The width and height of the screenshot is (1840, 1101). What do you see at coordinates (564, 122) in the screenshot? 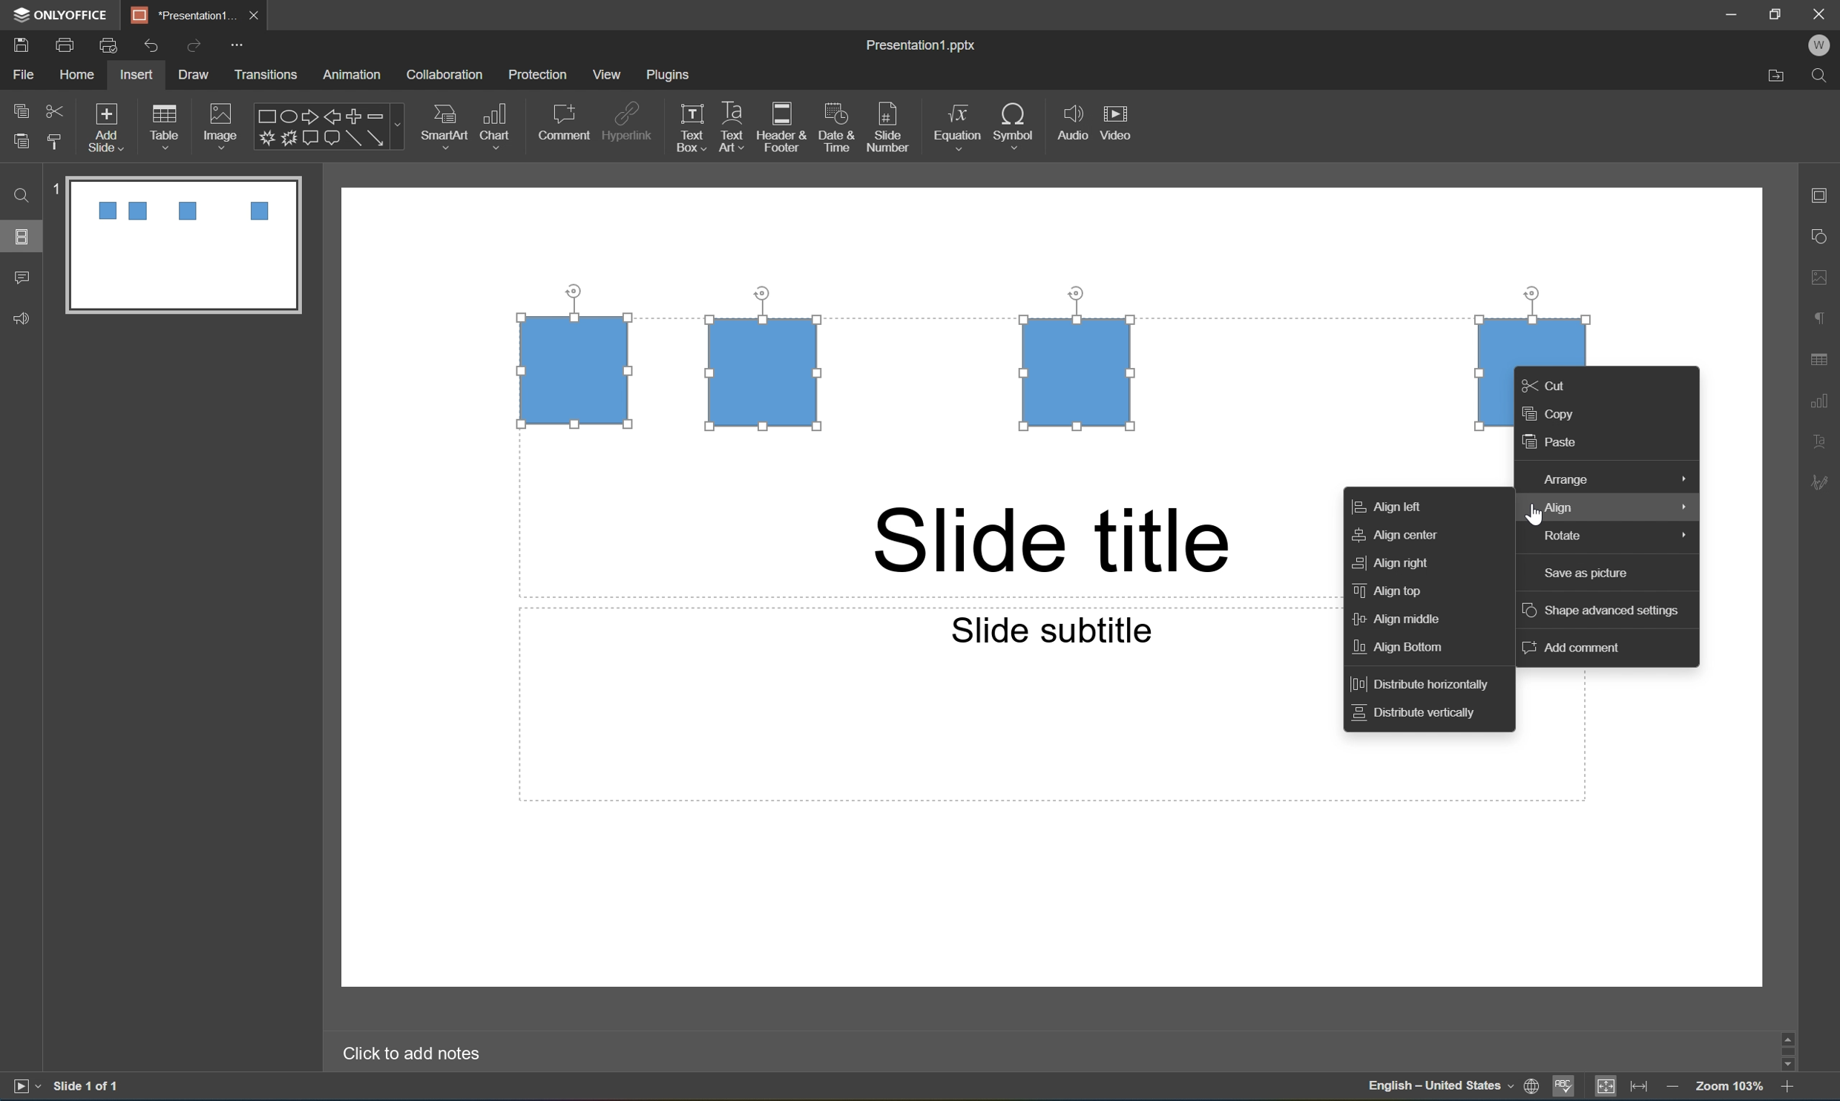
I see `comment` at bounding box center [564, 122].